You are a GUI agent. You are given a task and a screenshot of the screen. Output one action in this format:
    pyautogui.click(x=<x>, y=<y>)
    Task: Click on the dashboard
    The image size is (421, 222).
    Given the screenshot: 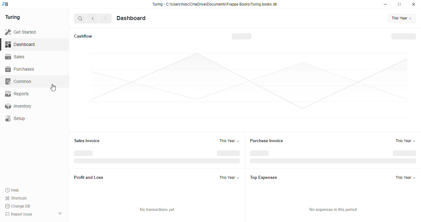 What is the action you would take?
    pyautogui.click(x=131, y=18)
    